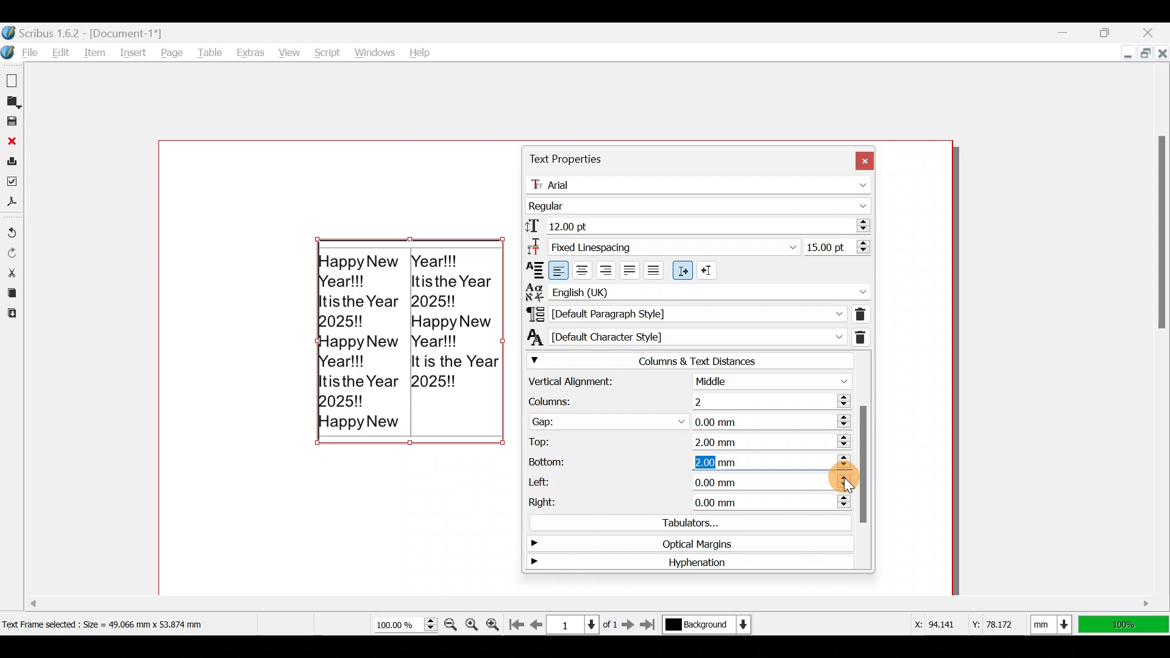 This screenshot has width=1170, height=658. I want to click on Maximize, so click(1116, 32).